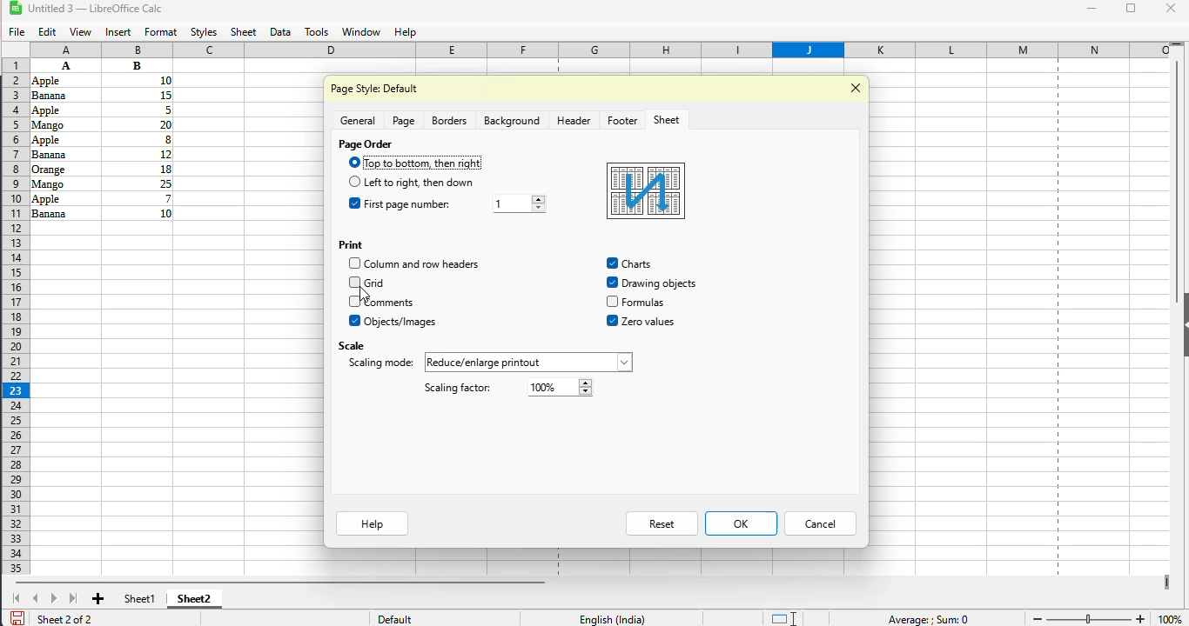 Image resolution: width=1189 pixels, height=626 pixels. What do you see at coordinates (366, 294) in the screenshot?
I see `cursor` at bounding box center [366, 294].